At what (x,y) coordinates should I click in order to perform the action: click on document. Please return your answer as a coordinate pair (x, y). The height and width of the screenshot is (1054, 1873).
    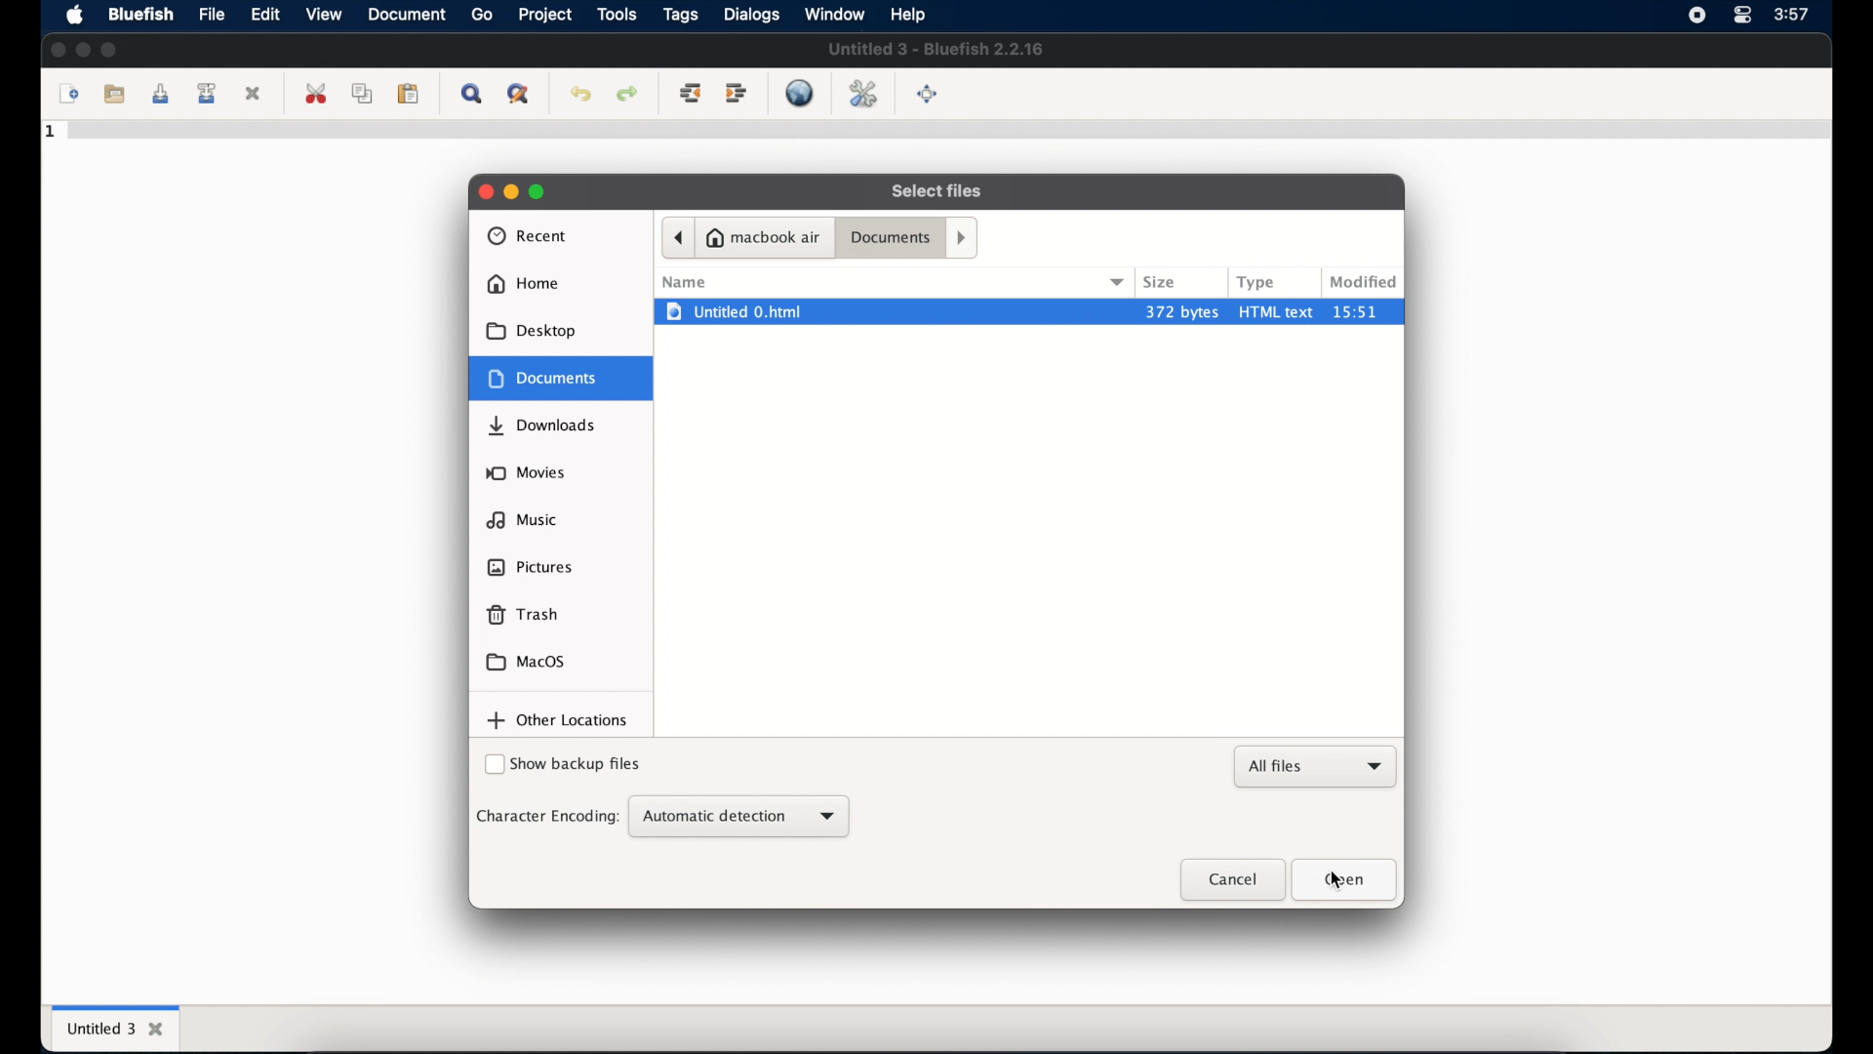
    Looking at the image, I should click on (408, 14).